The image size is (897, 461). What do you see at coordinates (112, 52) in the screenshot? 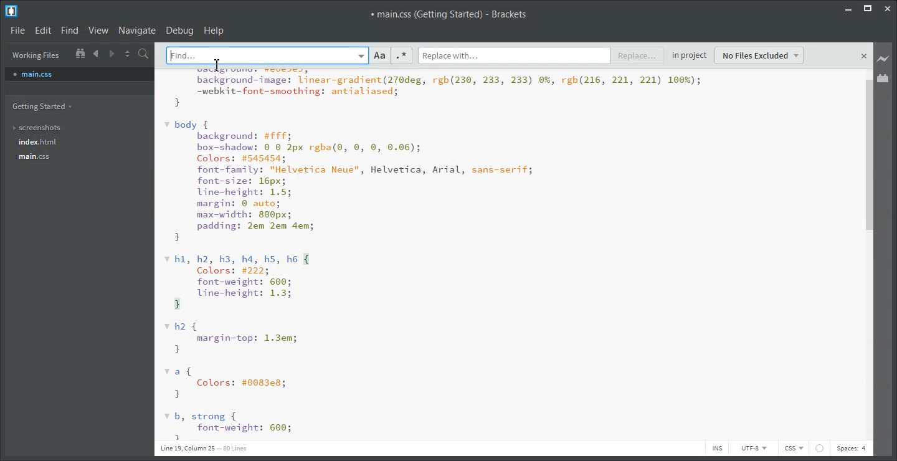
I see `Navigate Forward` at bounding box center [112, 52].